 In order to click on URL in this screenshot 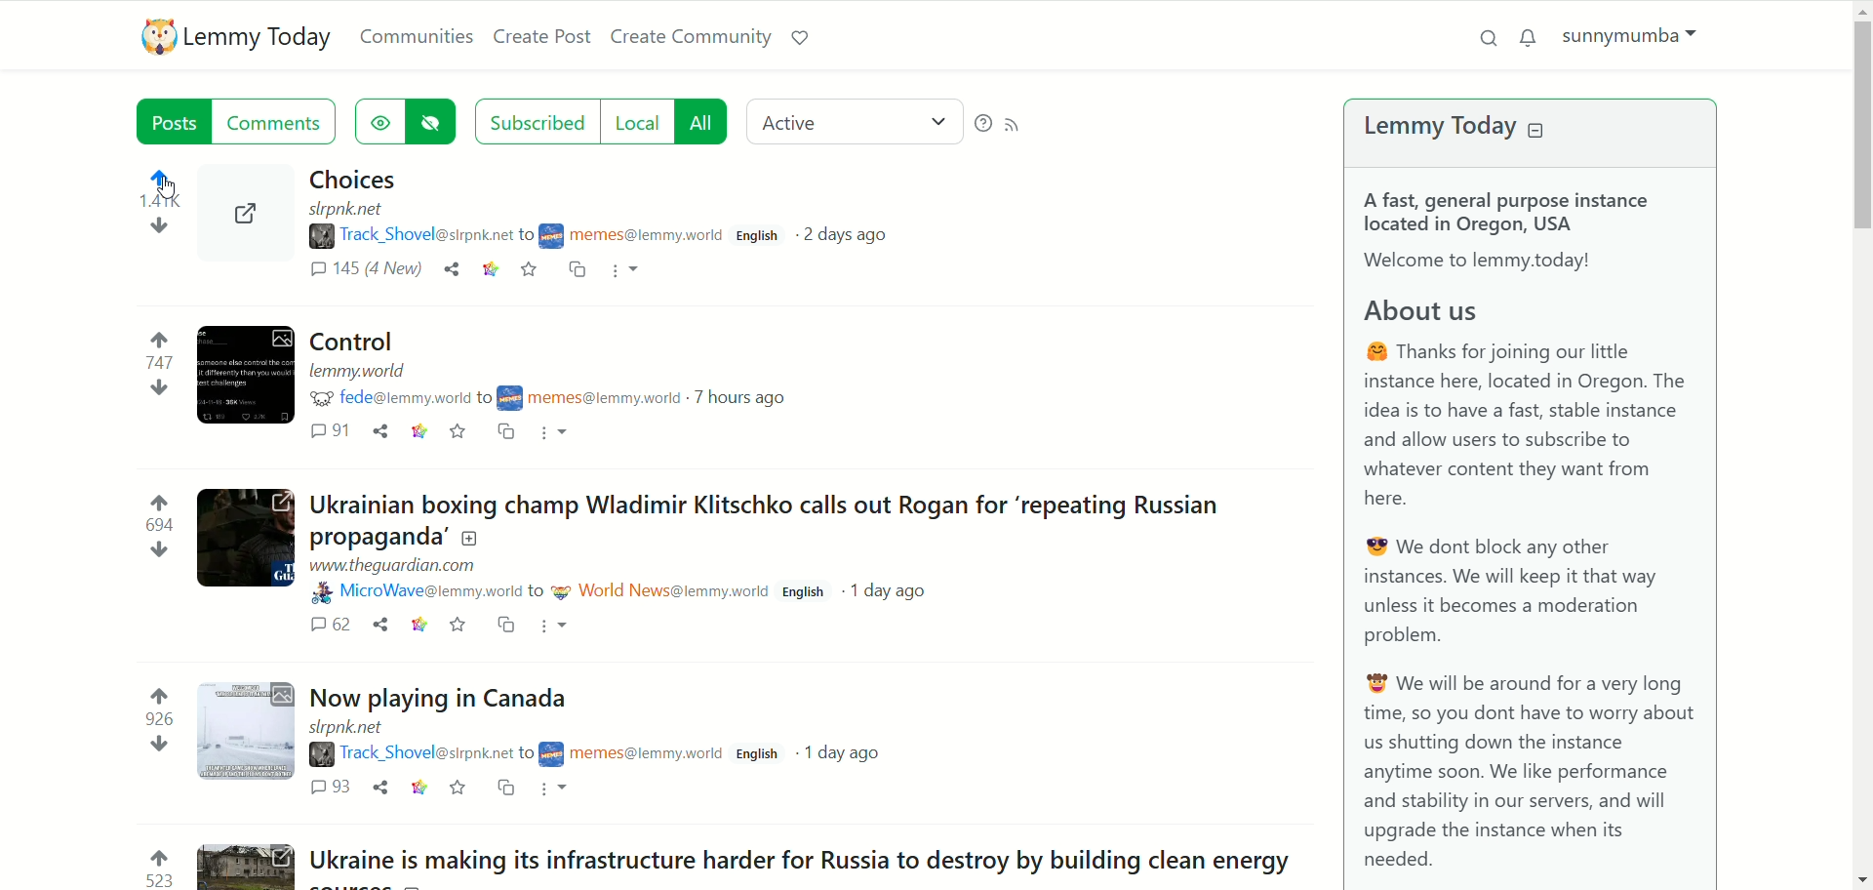, I will do `click(358, 727)`.